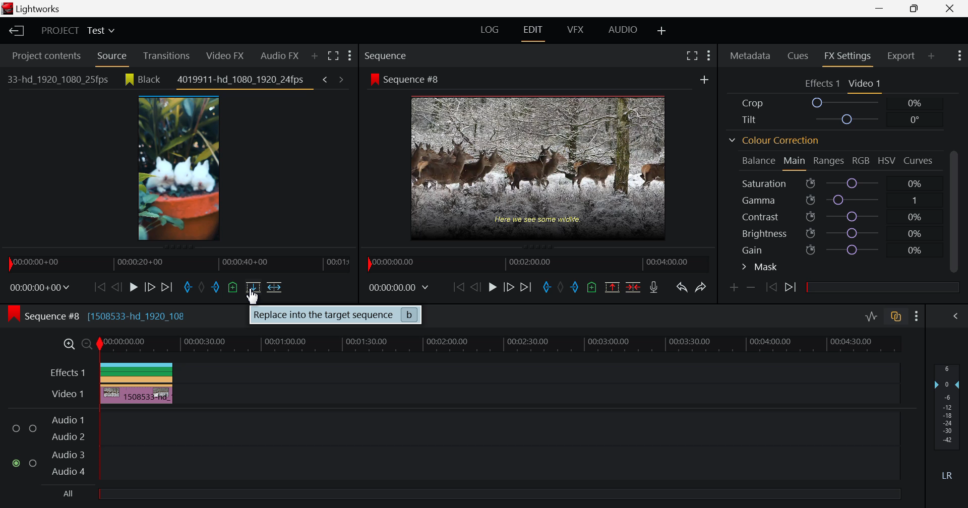 The width and height of the screenshot is (968, 508). I want to click on Contrast, so click(837, 215).